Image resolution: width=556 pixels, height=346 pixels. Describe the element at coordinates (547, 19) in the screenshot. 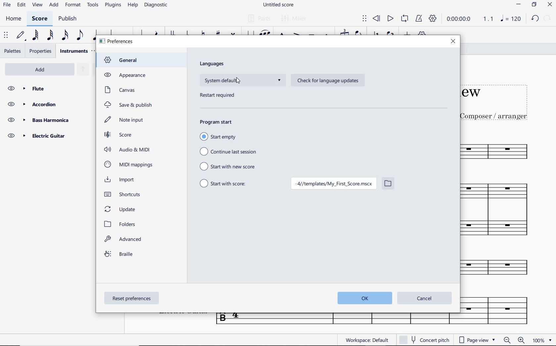

I see `REDO` at that location.